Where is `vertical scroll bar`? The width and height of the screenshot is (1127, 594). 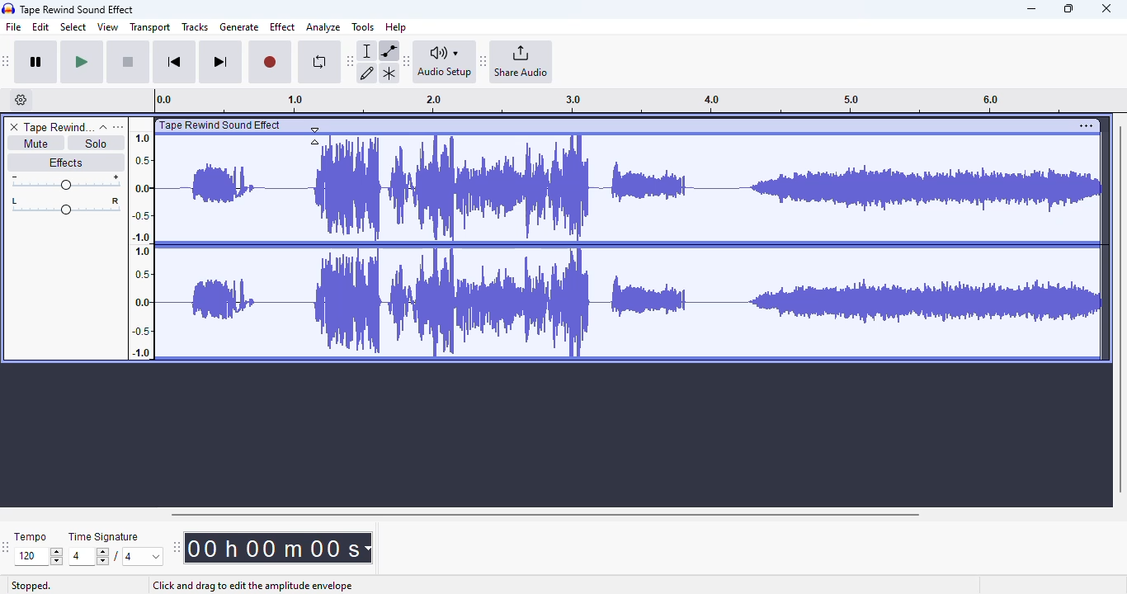
vertical scroll bar is located at coordinates (1120, 307).